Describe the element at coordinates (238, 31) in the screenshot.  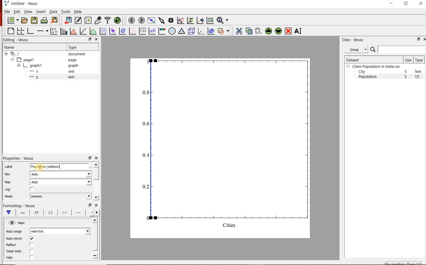
I see `cut the selected widget` at that location.